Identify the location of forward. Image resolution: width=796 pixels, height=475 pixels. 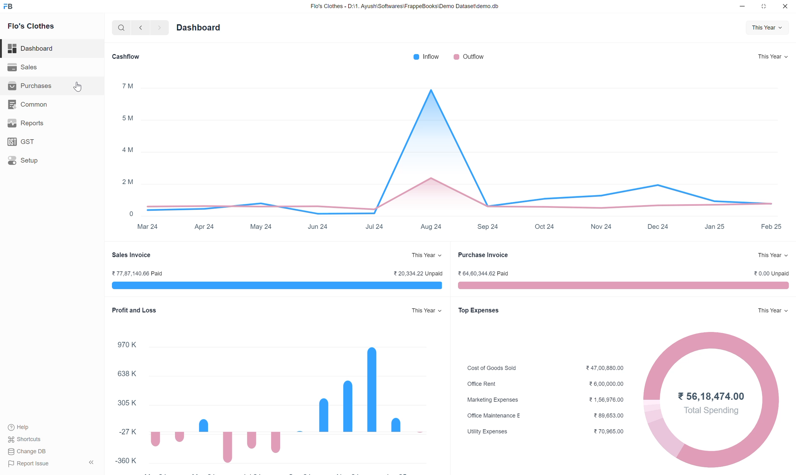
(160, 28).